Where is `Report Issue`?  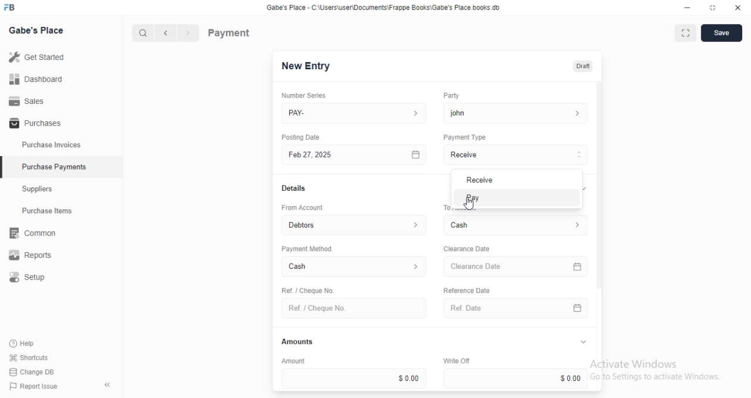 Report Issue is located at coordinates (31, 386).